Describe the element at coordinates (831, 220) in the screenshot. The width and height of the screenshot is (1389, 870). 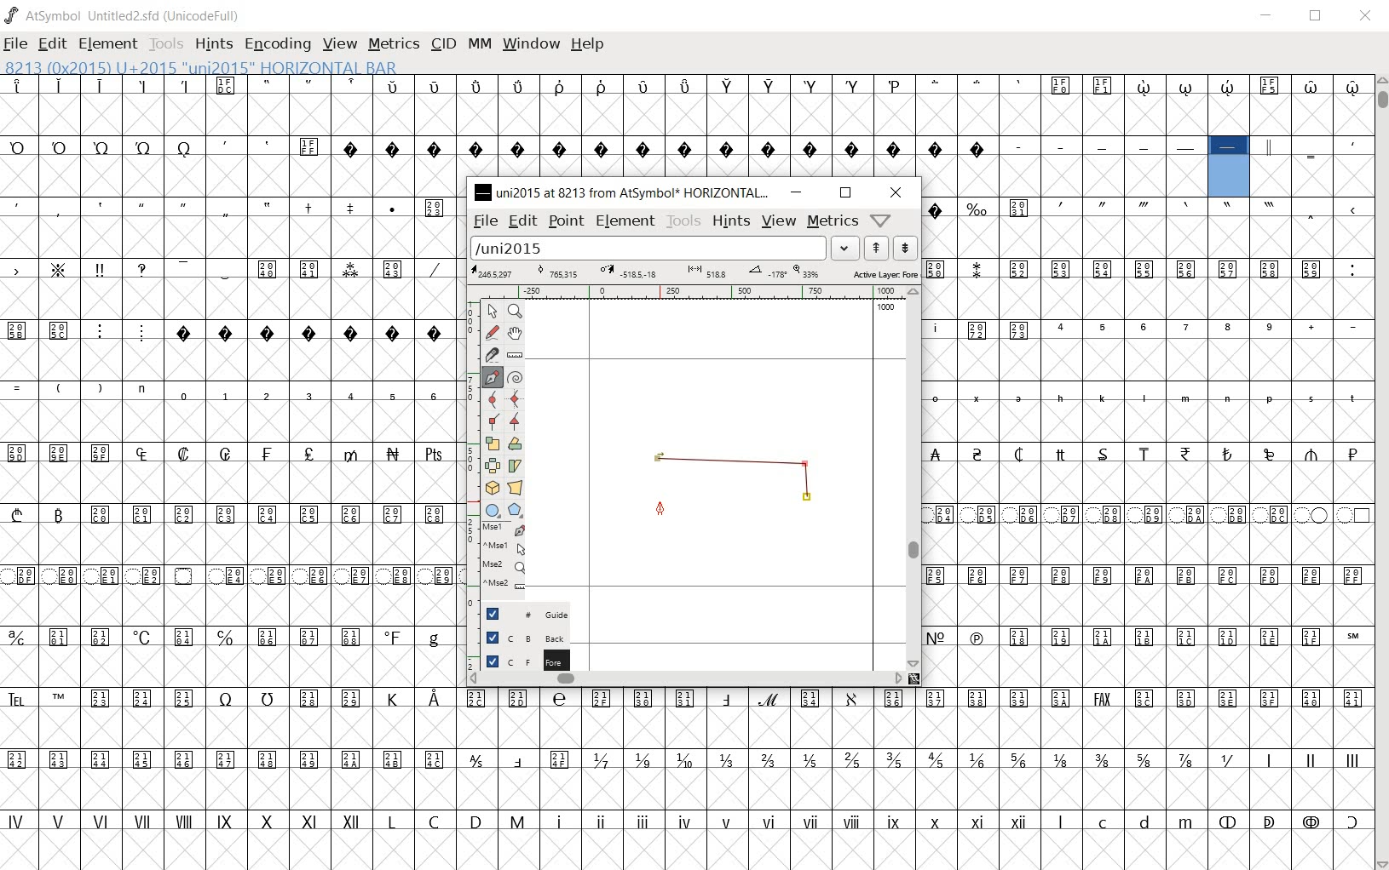
I see `metrics` at that location.